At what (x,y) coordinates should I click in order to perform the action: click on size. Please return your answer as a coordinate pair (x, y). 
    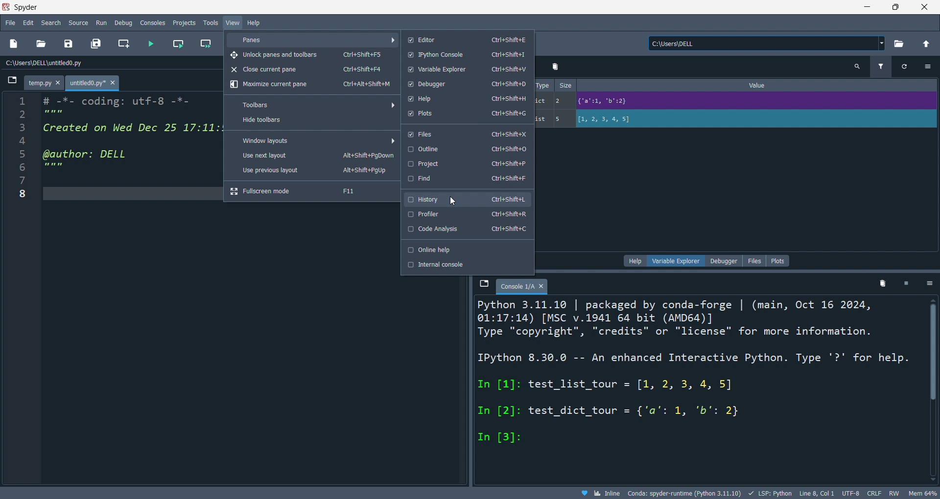
    Looking at the image, I should click on (566, 86).